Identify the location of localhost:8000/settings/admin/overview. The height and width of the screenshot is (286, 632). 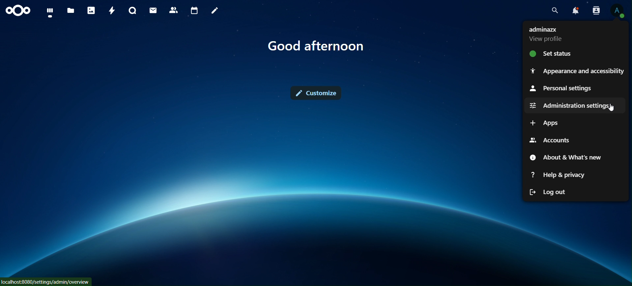
(47, 281).